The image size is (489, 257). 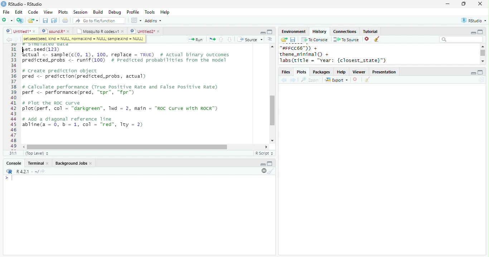 What do you see at coordinates (84, 39) in the screenshot?
I see `set.seed(seed, Kind = NULL, normal.kind = NULL, sample.kind = NULL)` at bounding box center [84, 39].